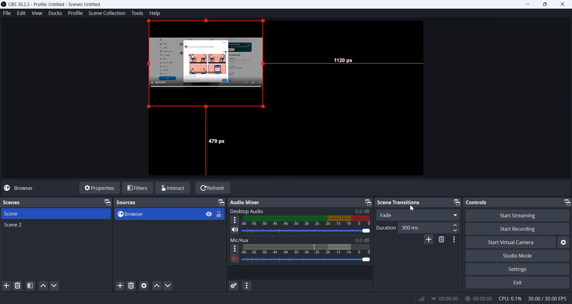 This screenshot has height=304, width=572. Describe the element at coordinates (55, 13) in the screenshot. I see `Docks` at that location.